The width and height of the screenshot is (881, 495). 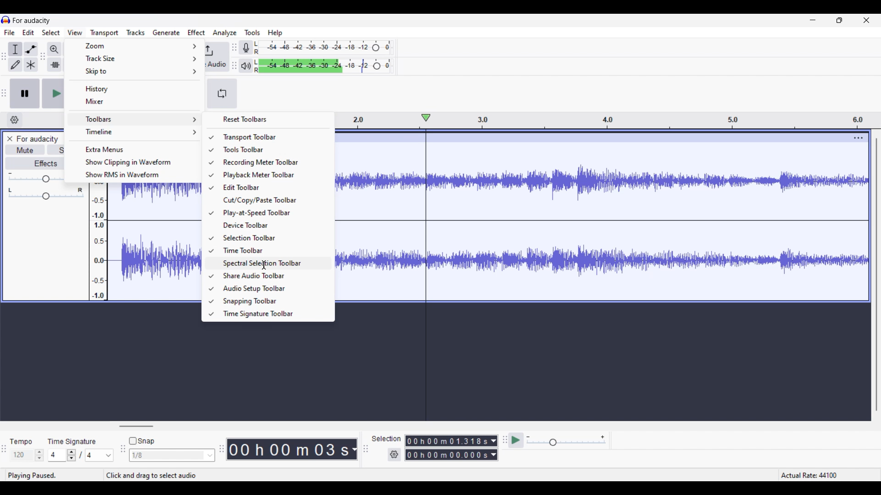 What do you see at coordinates (252, 33) in the screenshot?
I see `Tools menu` at bounding box center [252, 33].